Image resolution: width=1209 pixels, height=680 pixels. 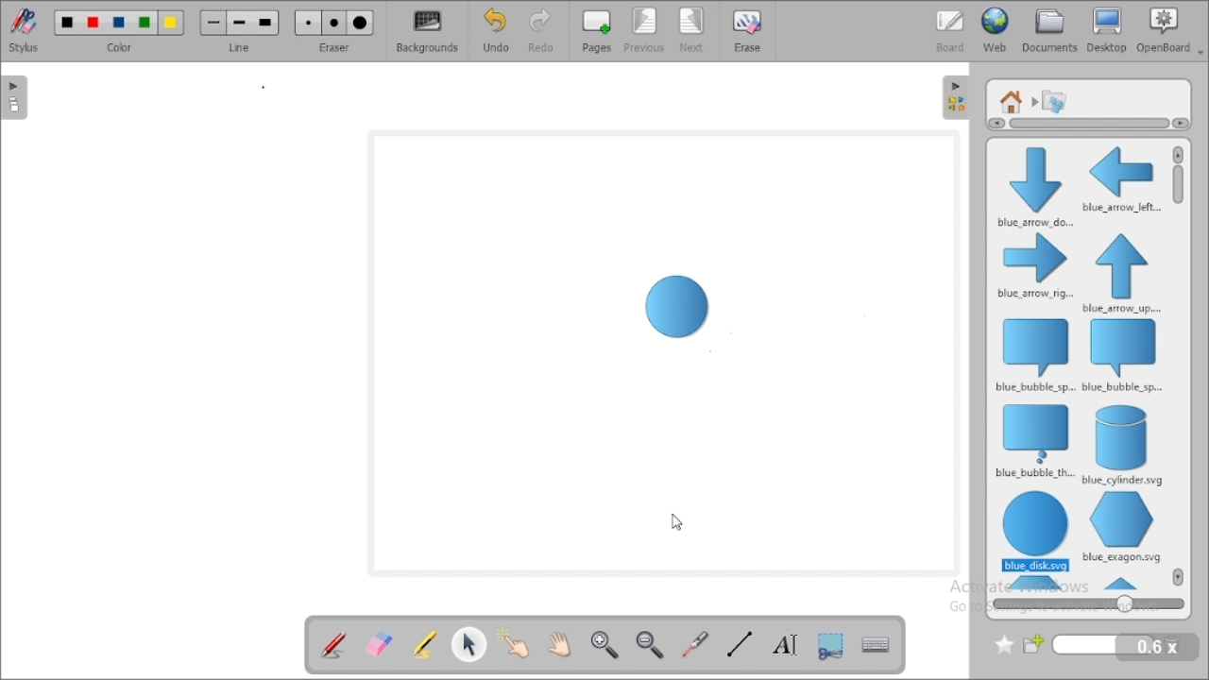 I want to click on blue disk/circle, so click(x=1034, y=532).